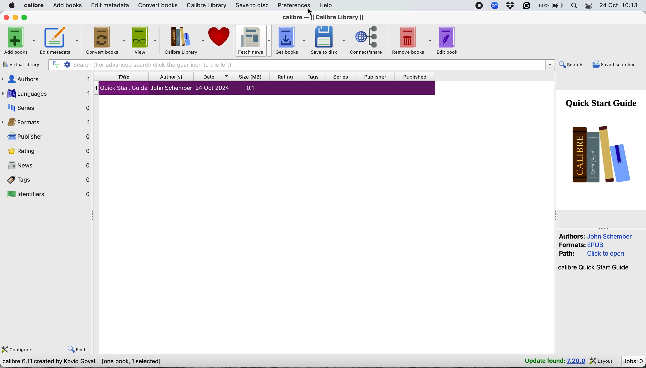  I want to click on update found : 7.20.0, so click(553, 362).